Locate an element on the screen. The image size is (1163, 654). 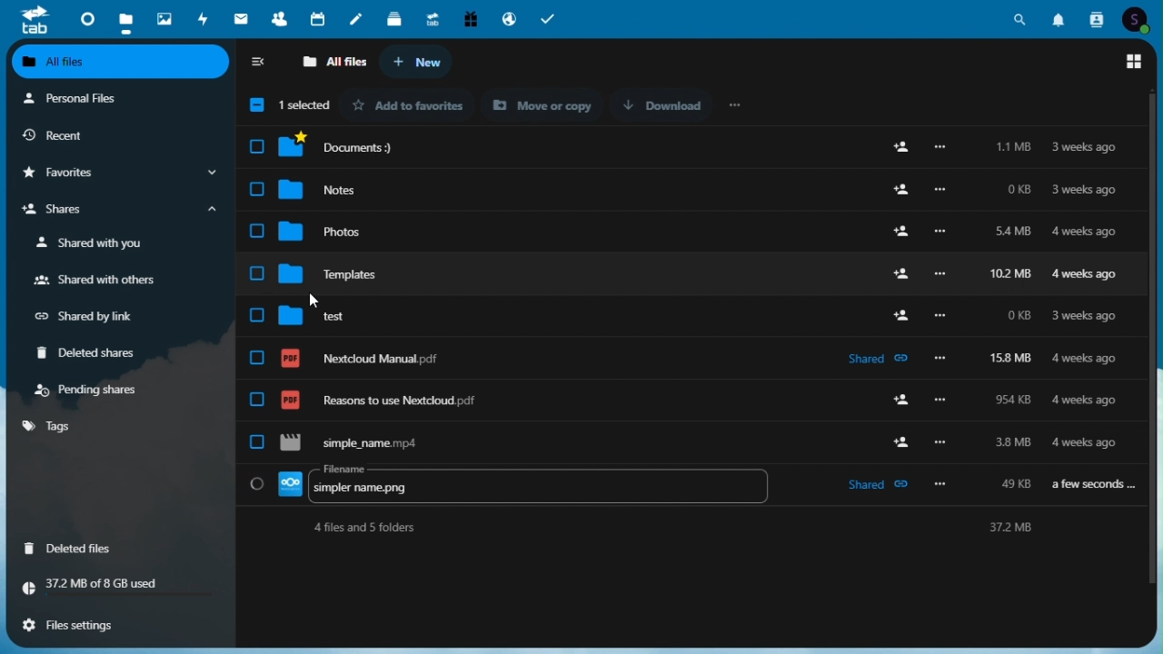
activity is located at coordinates (206, 18).